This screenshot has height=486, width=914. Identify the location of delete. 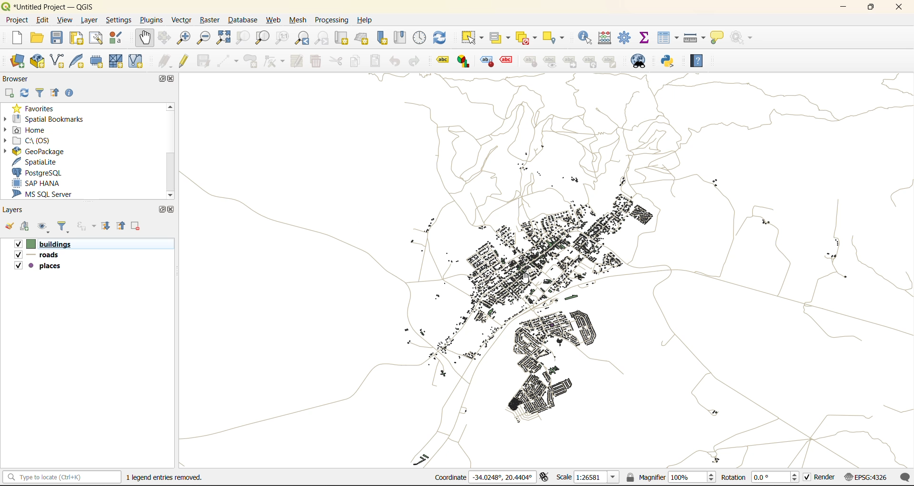
(317, 62).